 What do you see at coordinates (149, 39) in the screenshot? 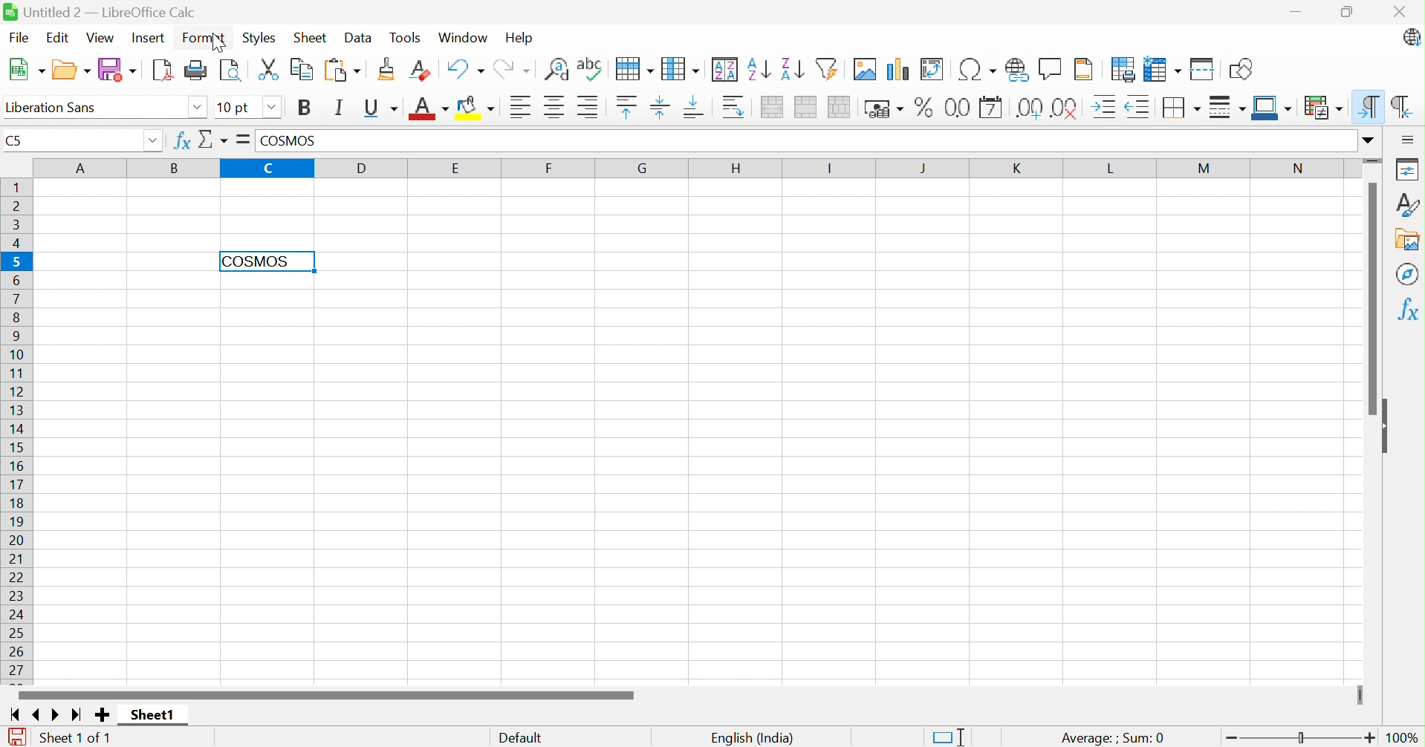
I see `Insert` at bounding box center [149, 39].